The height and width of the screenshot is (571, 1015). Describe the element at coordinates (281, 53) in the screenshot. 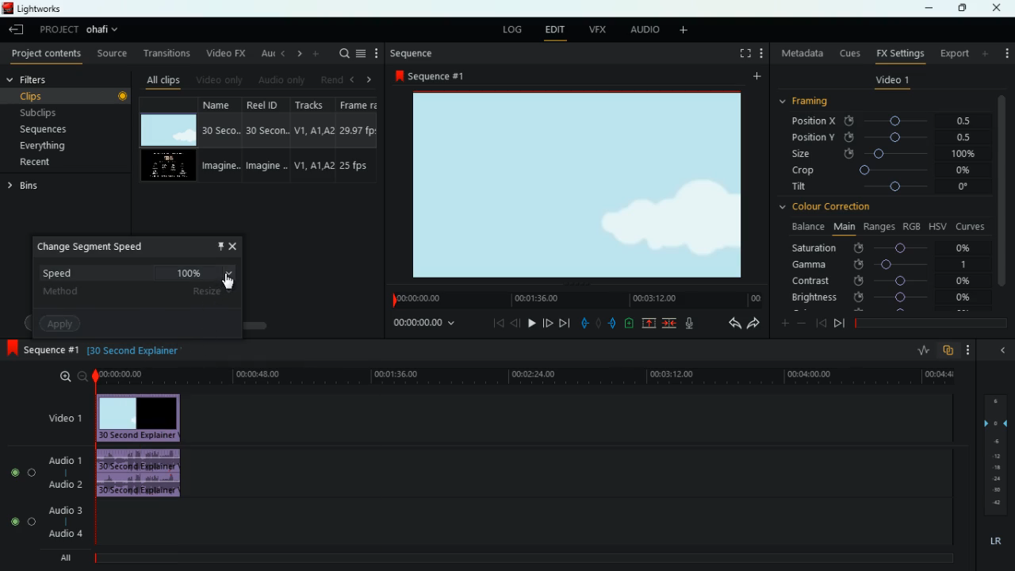

I see `left` at that location.